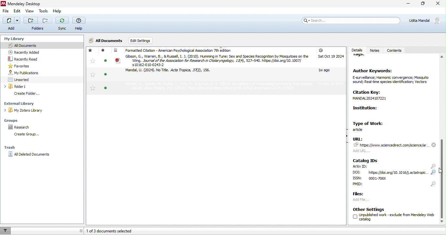 This screenshot has width=446, height=235. What do you see at coordinates (33, 155) in the screenshot?
I see `all deleted documents` at bounding box center [33, 155].